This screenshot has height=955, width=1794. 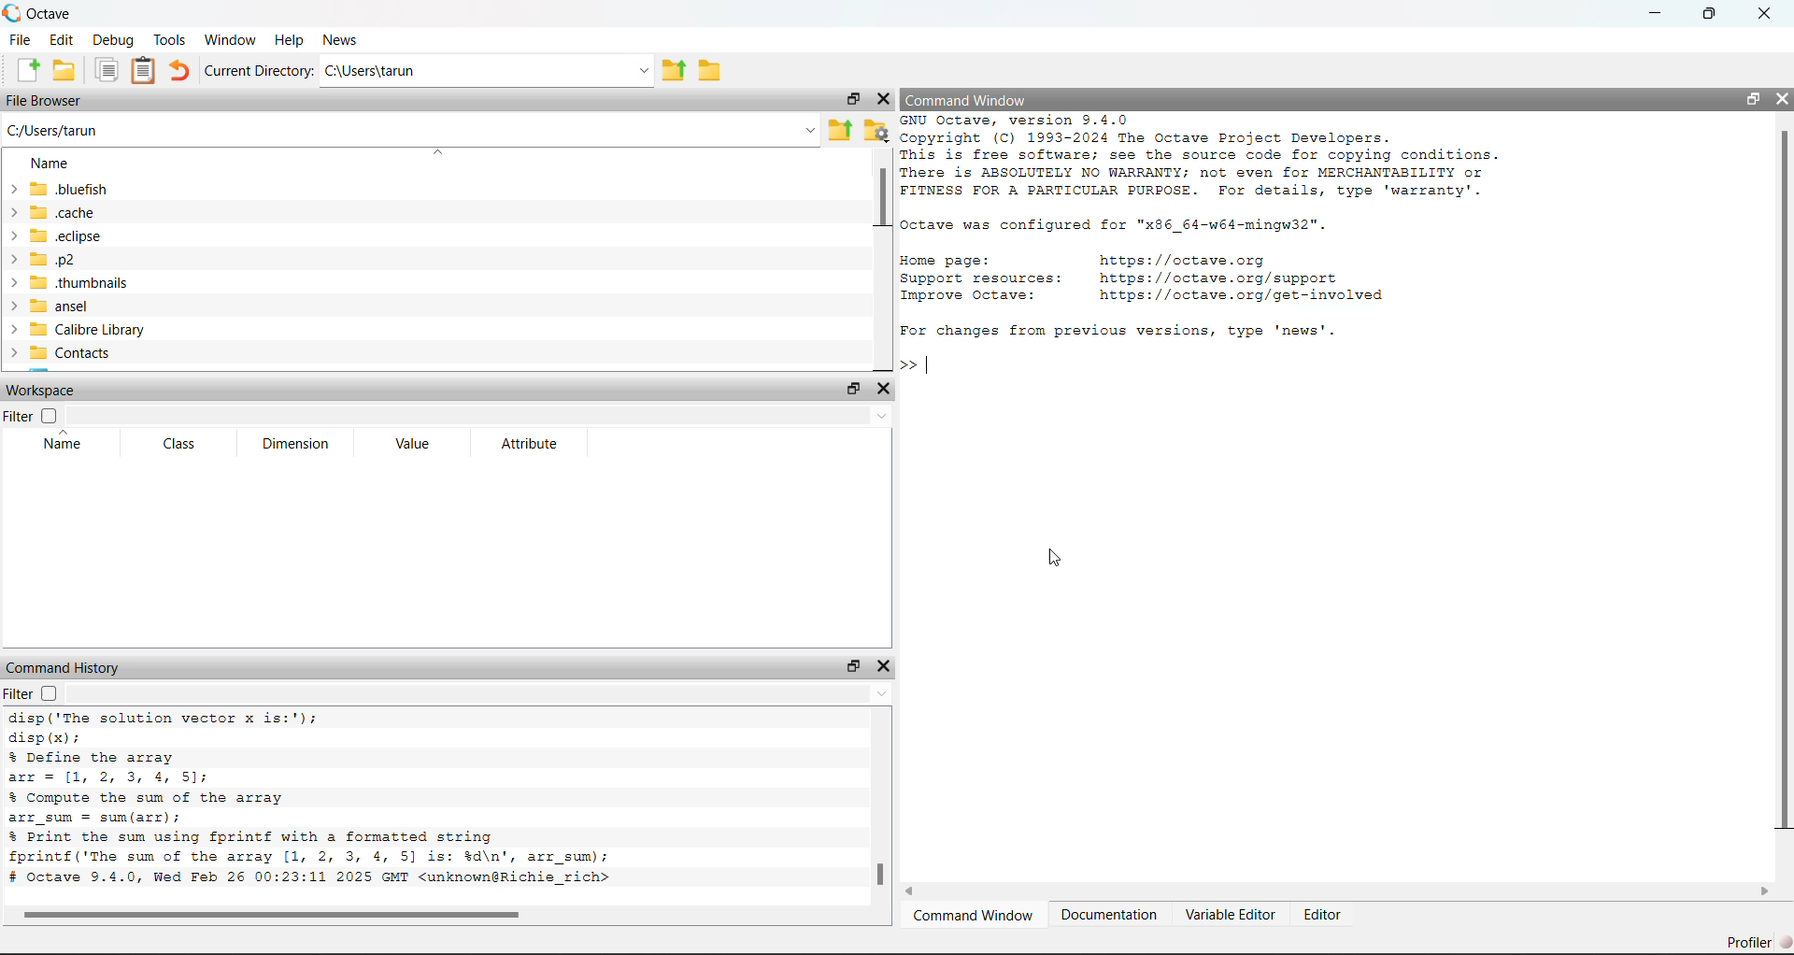 What do you see at coordinates (1749, 100) in the screenshot?
I see `Maximize` at bounding box center [1749, 100].